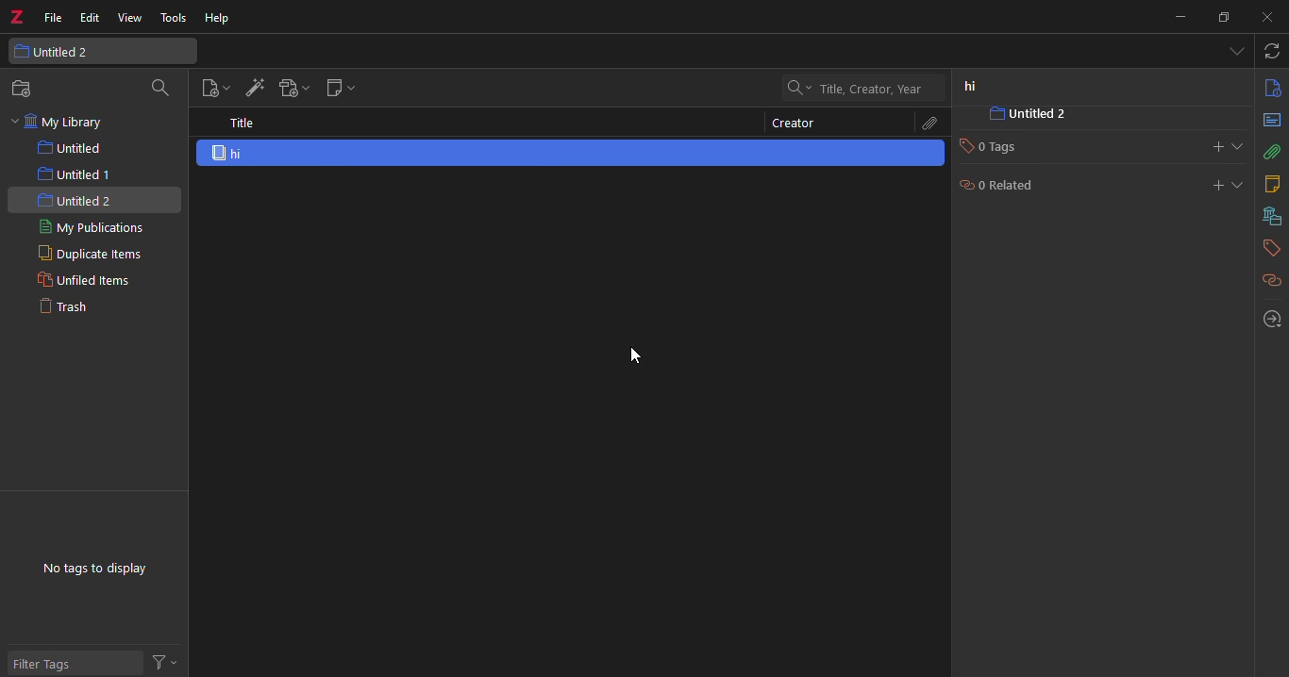 The height and width of the screenshot is (677, 1289). Describe the element at coordinates (1273, 183) in the screenshot. I see `notes` at that location.